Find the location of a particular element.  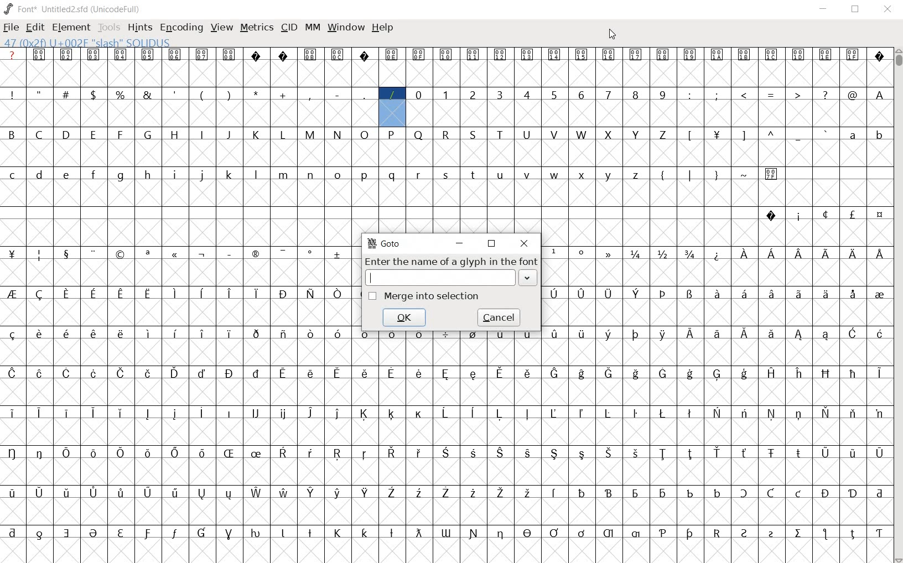

glyph is located at coordinates (608, 294).